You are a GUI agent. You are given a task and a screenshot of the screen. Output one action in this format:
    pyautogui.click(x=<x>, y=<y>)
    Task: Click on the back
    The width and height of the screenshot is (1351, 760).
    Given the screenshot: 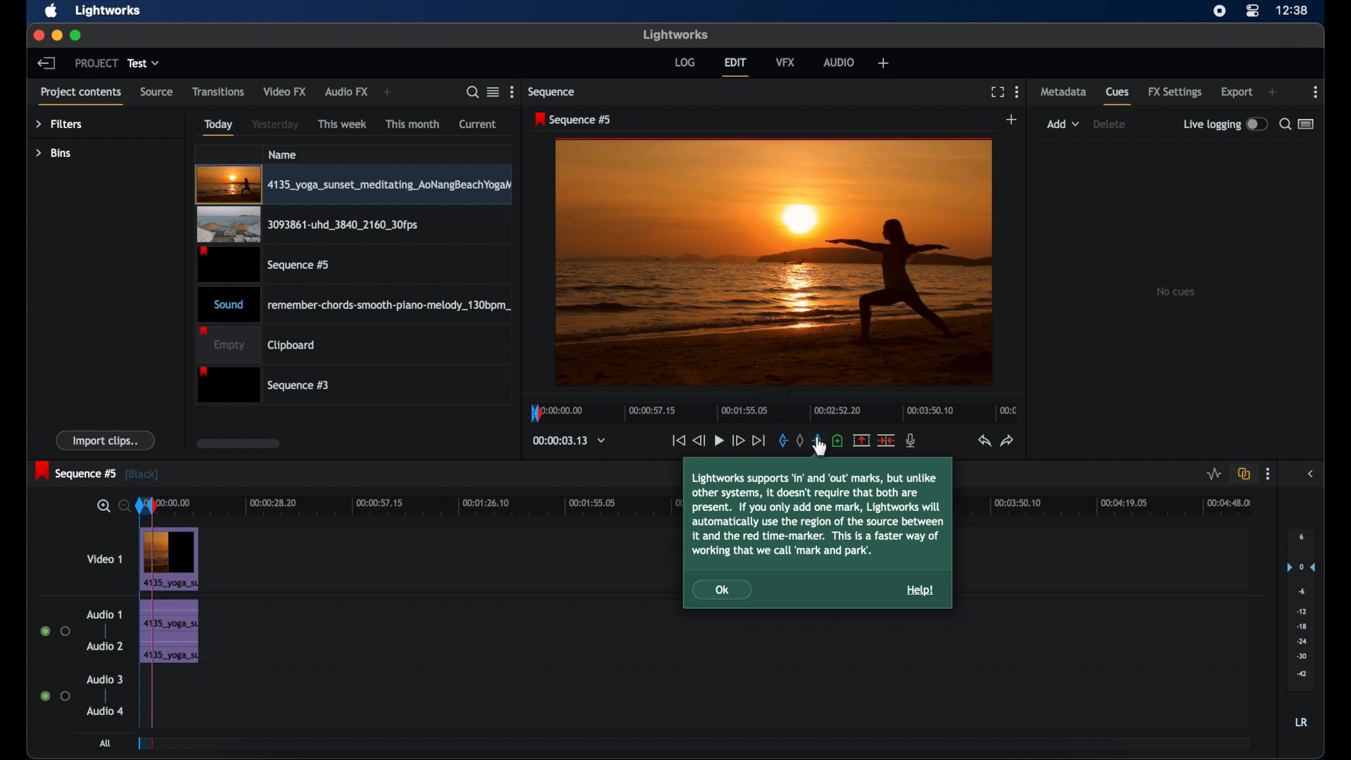 What is the action you would take?
    pyautogui.click(x=48, y=63)
    